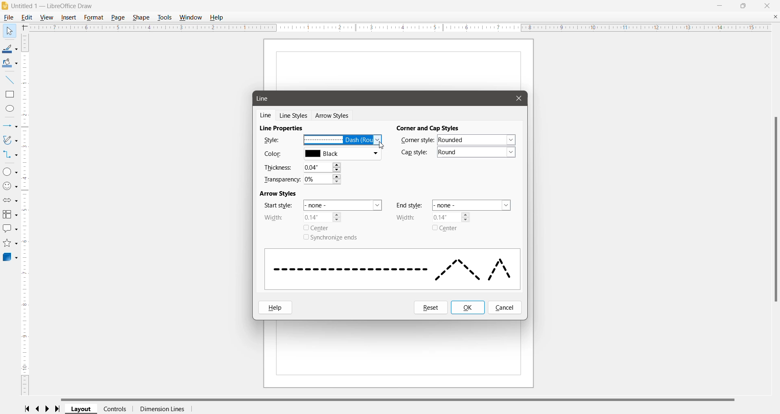 This screenshot has width=780, height=414. I want to click on Connectors, so click(10, 155).